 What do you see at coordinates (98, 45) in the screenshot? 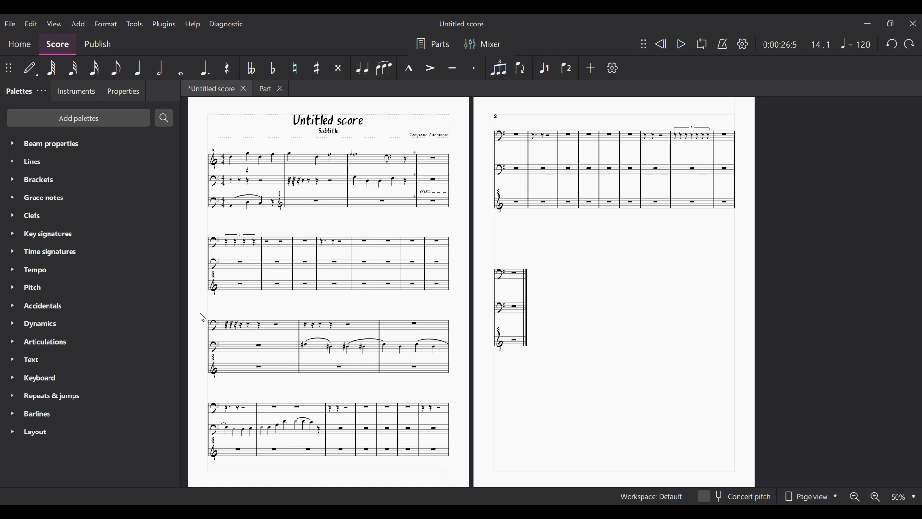
I see `Publish ` at bounding box center [98, 45].